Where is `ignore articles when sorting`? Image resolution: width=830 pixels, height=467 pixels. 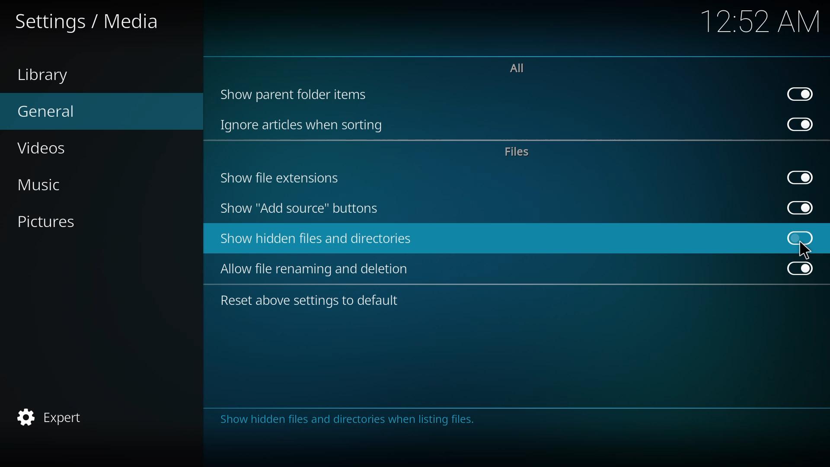
ignore articles when sorting is located at coordinates (303, 123).